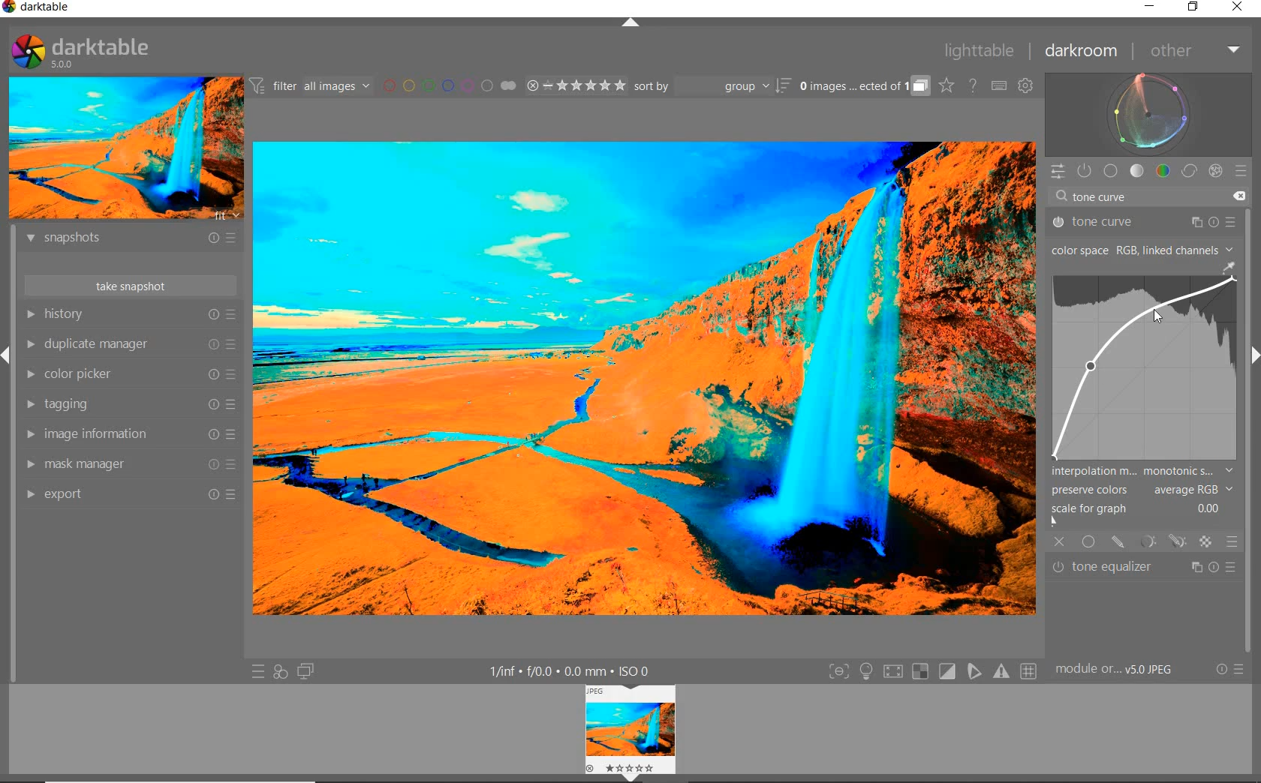 This screenshot has height=783, width=1261. I want to click on IMAGE PREVIEW, so click(124, 148).